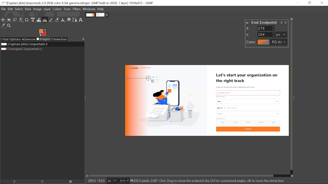 The width and height of the screenshot is (328, 184). I want to click on Close, so click(321, 3).